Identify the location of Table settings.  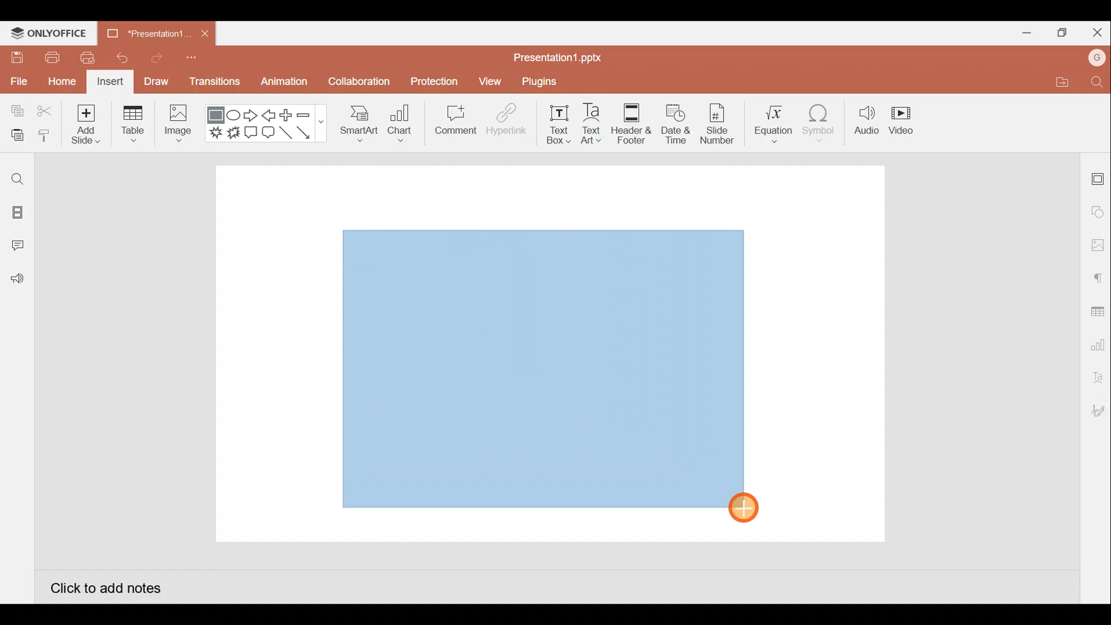
(1095, 310).